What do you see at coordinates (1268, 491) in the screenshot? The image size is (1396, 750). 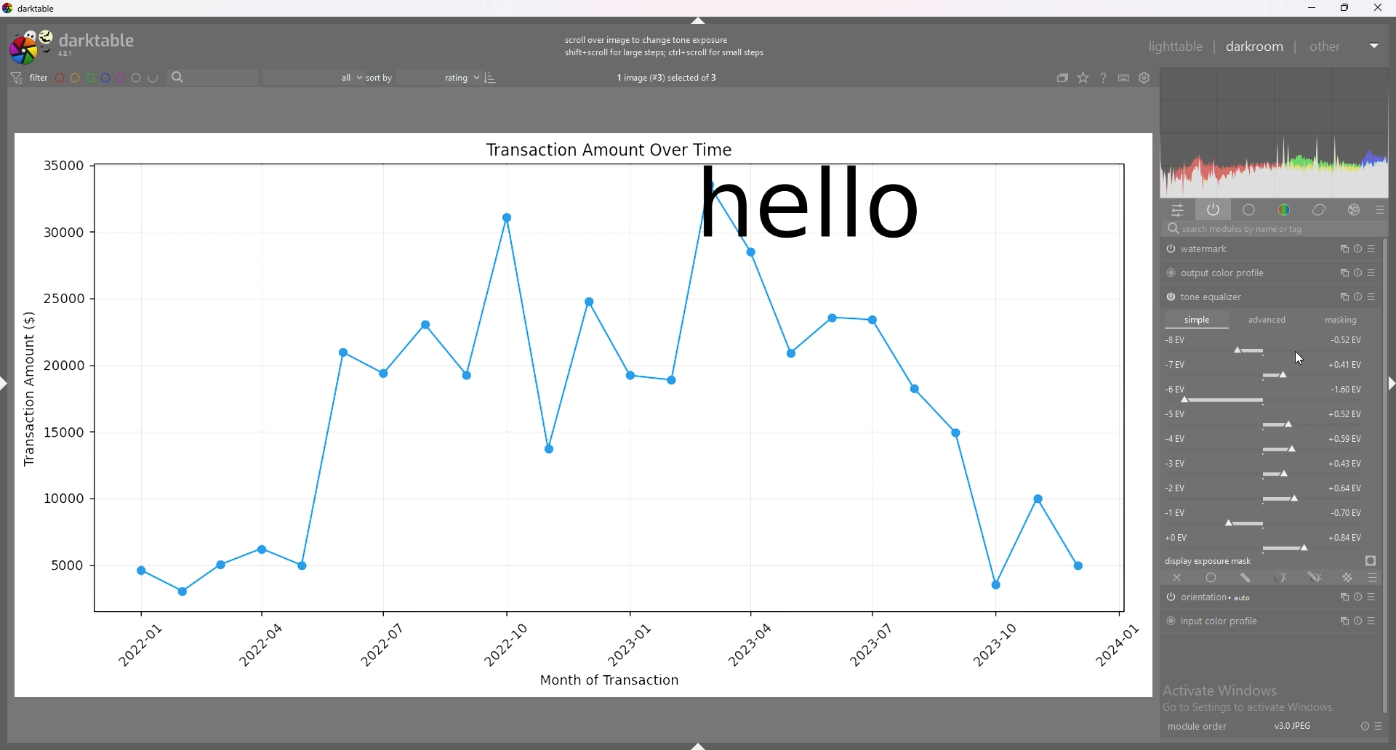 I see `-2 EV force` at bounding box center [1268, 491].